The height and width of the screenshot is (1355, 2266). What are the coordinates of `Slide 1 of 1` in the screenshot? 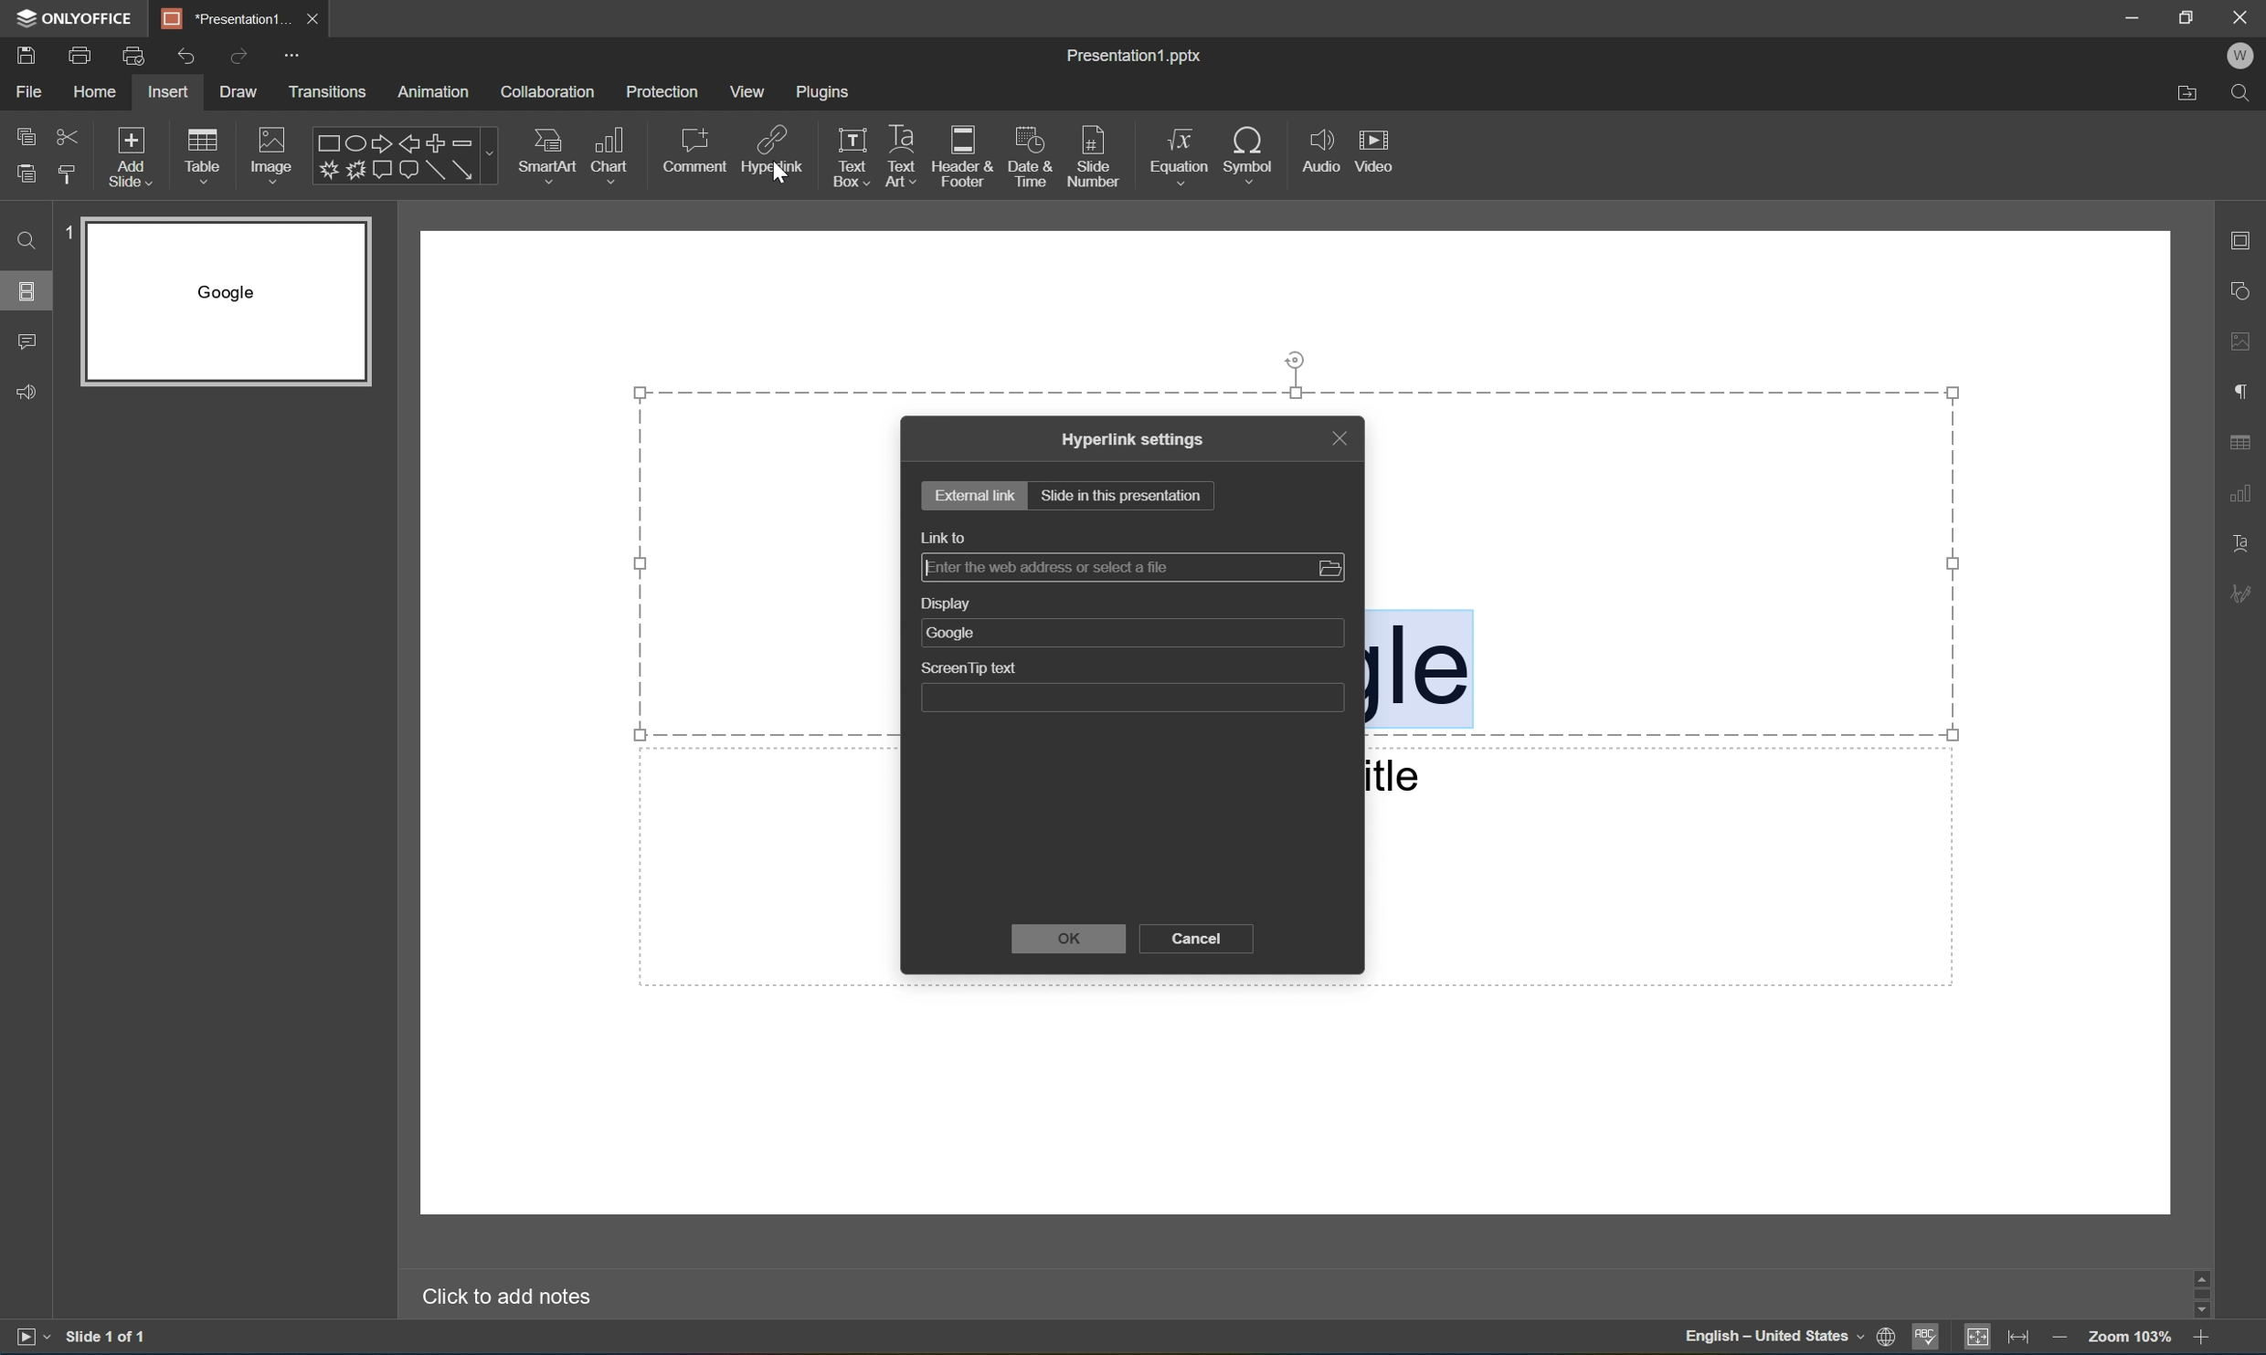 It's located at (111, 1337).